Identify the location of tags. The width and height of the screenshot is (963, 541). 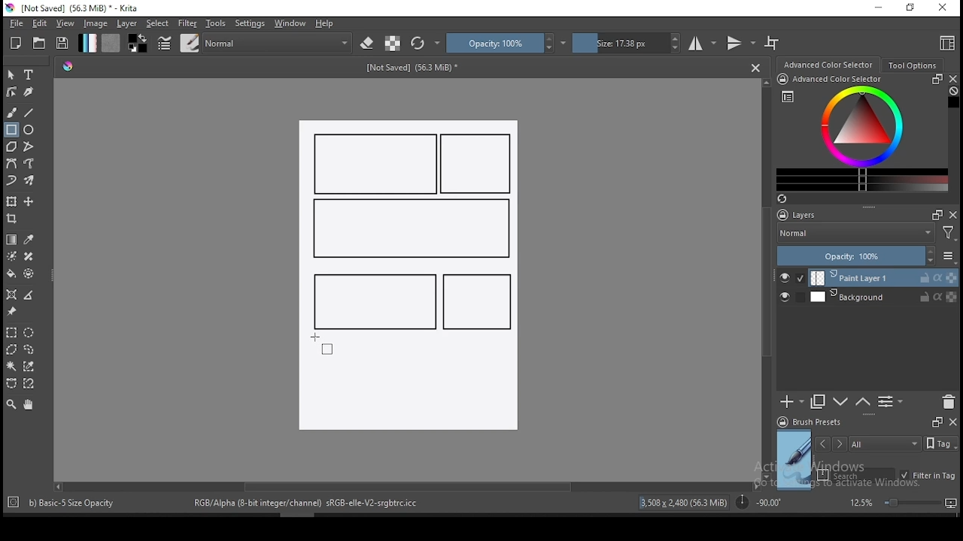
(885, 443).